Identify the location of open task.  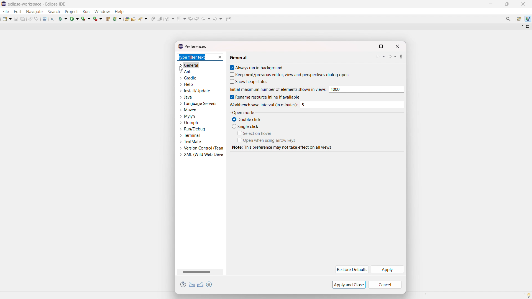
(134, 18).